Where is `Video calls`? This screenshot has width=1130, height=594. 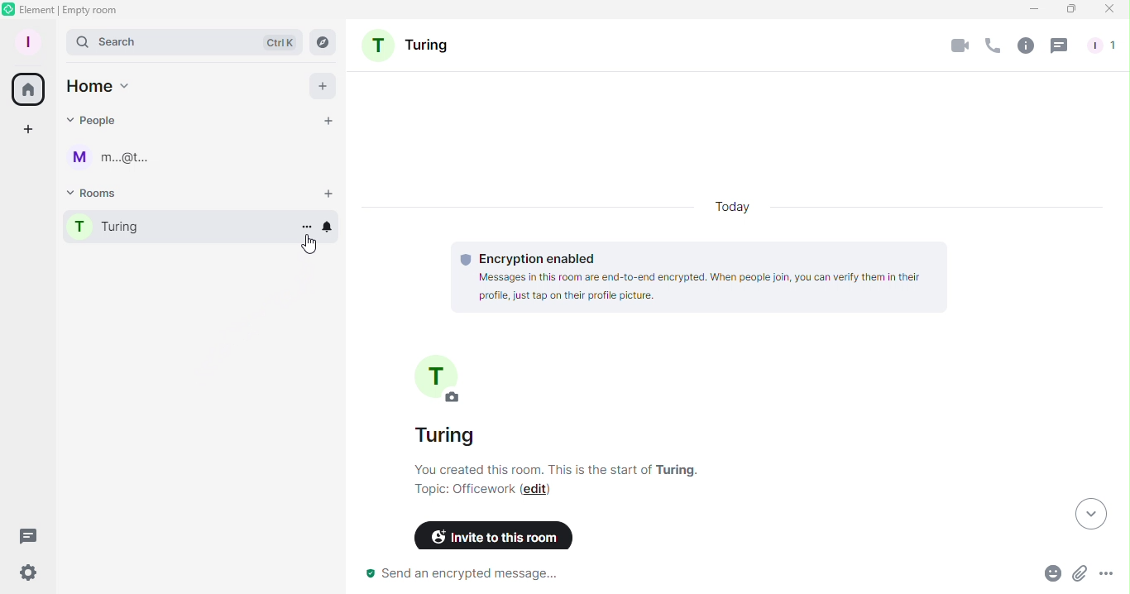 Video calls is located at coordinates (960, 48).